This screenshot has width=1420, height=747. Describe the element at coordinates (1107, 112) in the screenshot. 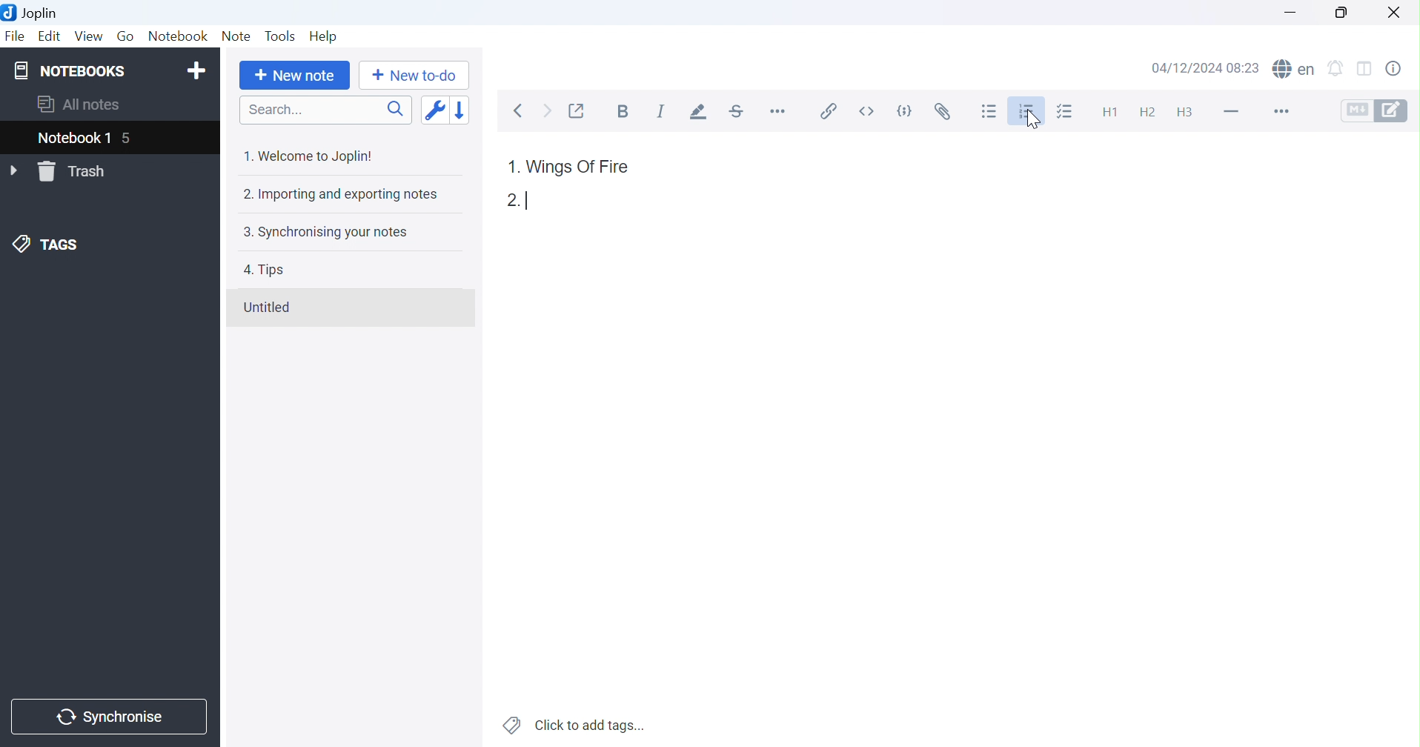

I see `Heading 1` at that location.